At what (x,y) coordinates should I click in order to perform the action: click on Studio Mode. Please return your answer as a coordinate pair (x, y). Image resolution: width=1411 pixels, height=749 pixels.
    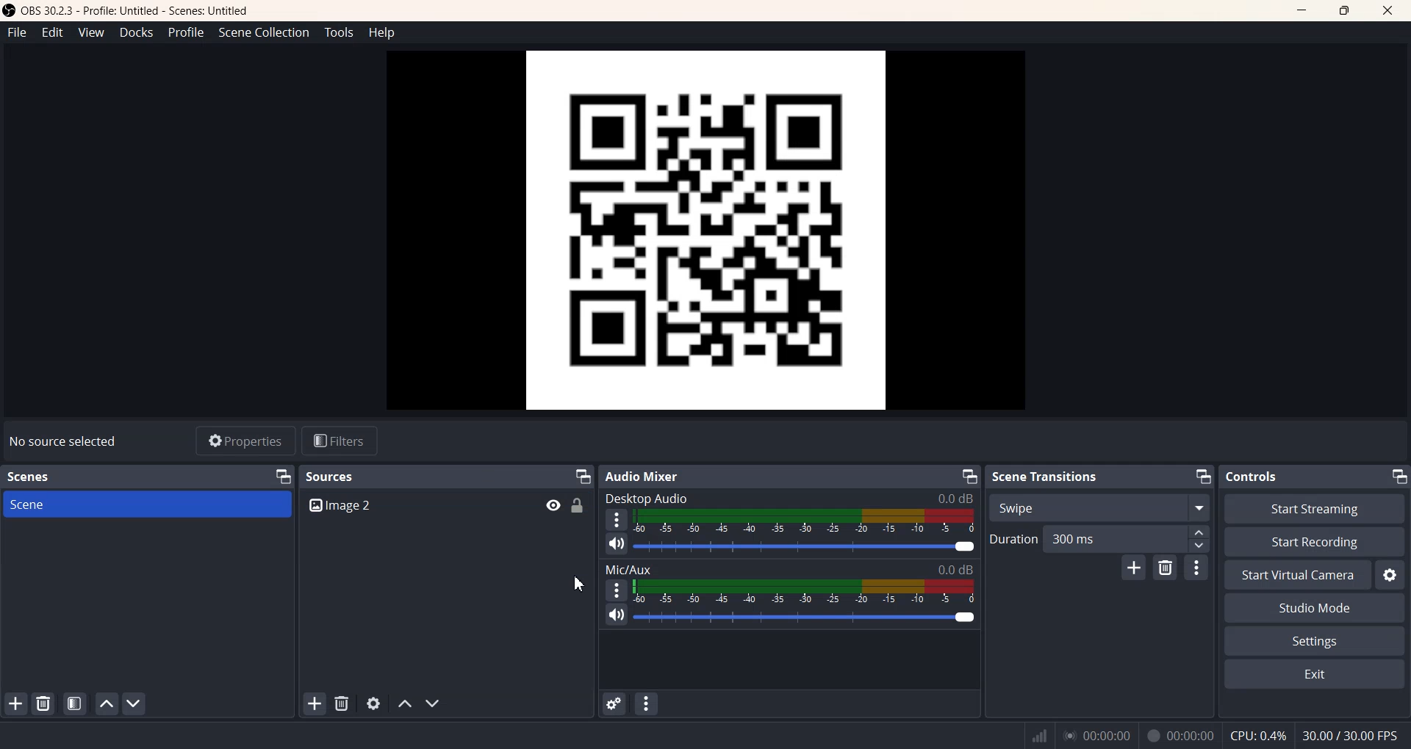
    Looking at the image, I should click on (1314, 608).